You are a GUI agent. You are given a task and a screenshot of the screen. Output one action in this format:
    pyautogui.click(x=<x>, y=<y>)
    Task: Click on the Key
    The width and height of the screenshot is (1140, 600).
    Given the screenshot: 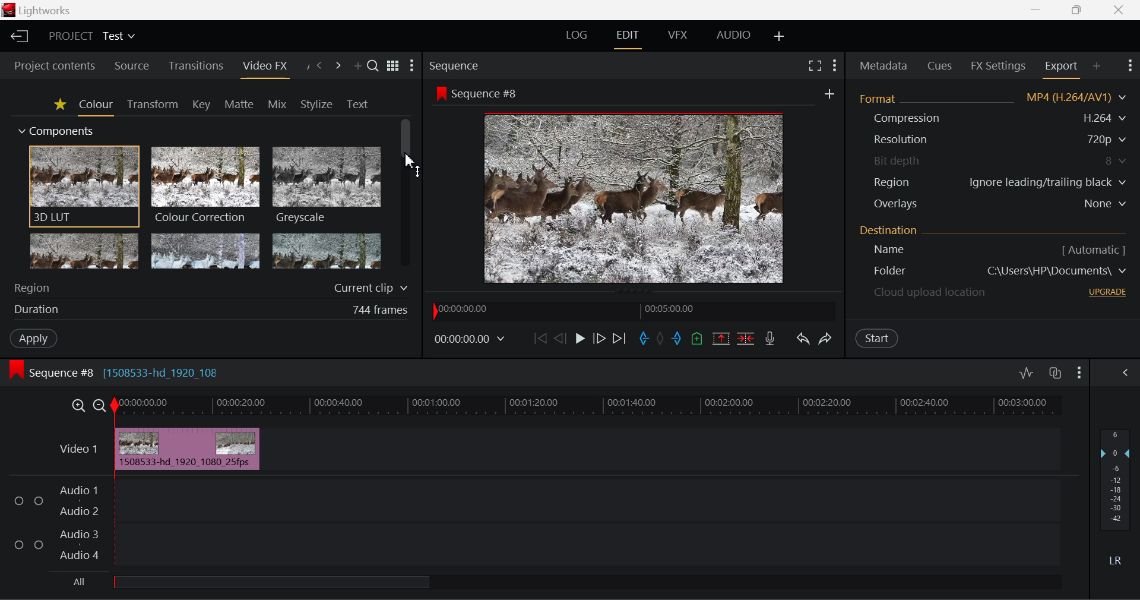 What is the action you would take?
    pyautogui.click(x=201, y=104)
    